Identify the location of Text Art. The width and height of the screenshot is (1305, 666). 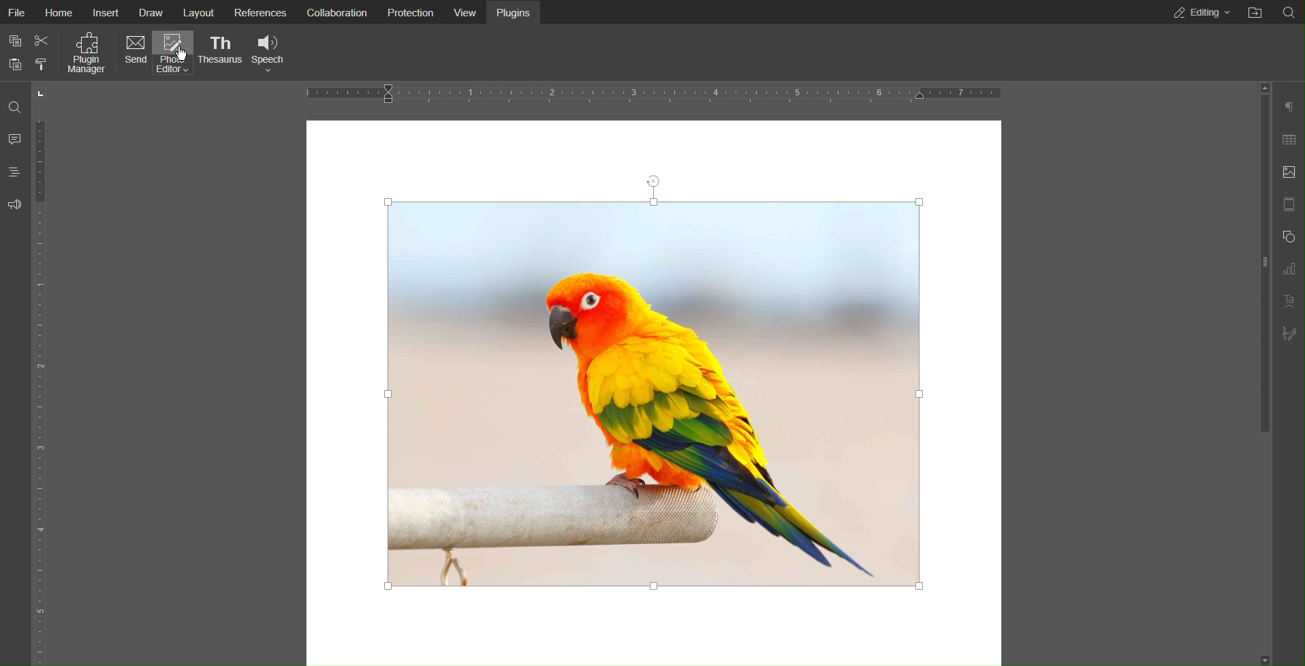
(1287, 302).